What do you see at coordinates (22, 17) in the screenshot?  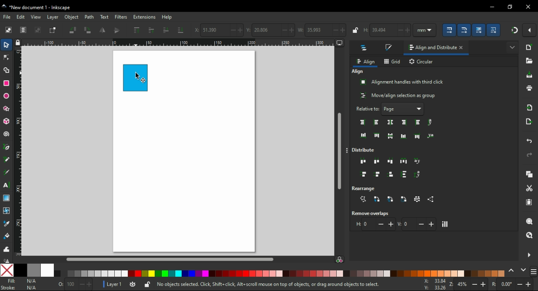 I see `edit` at bounding box center [22, 17].